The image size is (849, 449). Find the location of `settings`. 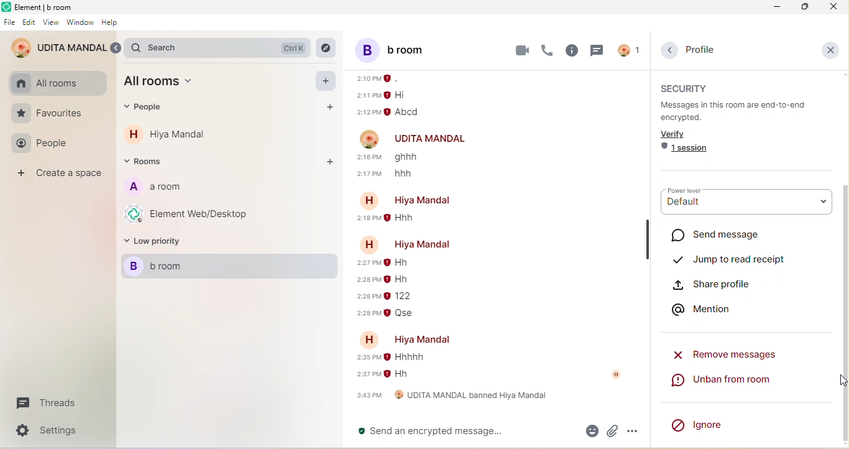

settings is located at coordinates (53, 430).